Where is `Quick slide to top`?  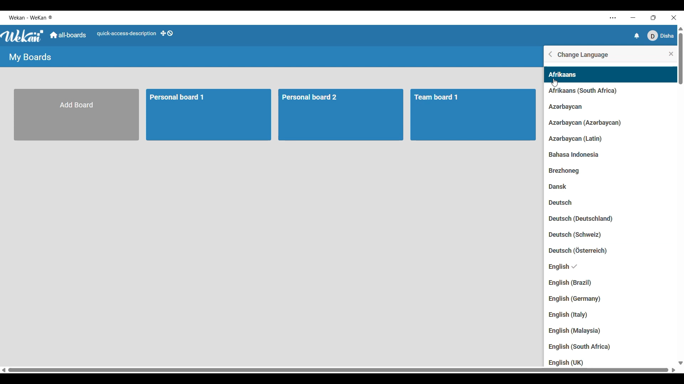 Quick slide to top is located at coordinates (680, 29).